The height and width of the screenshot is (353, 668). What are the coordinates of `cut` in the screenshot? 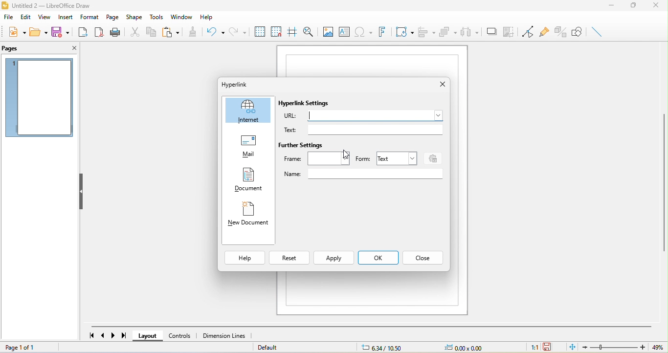 It's located at (133, 32).